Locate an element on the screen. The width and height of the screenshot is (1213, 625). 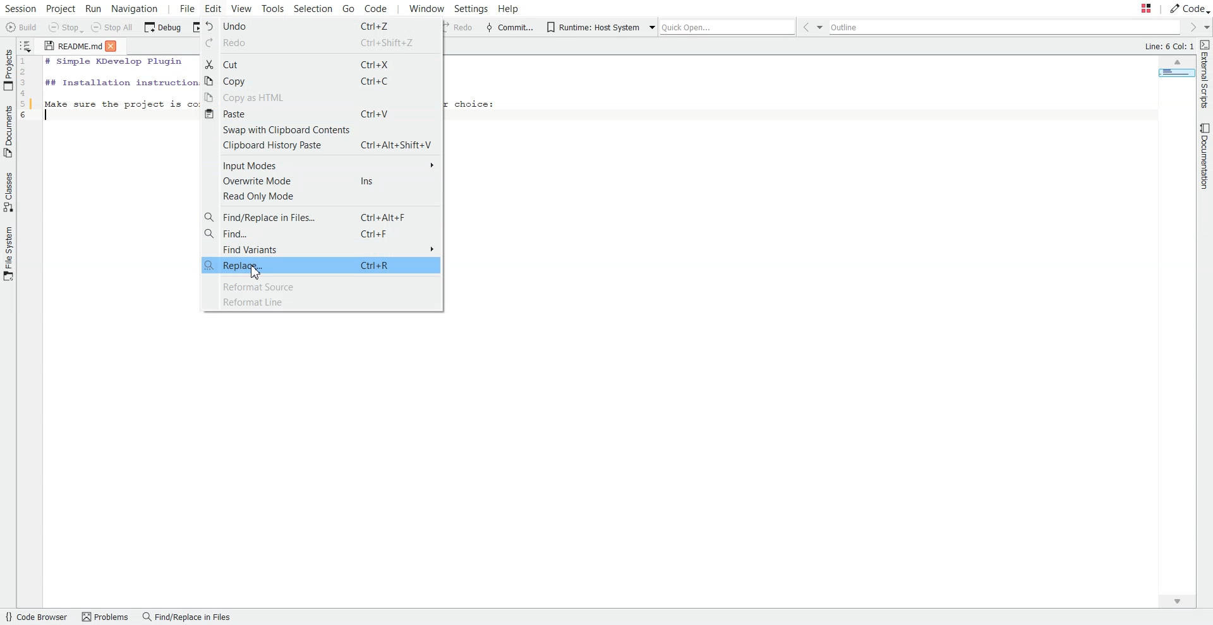
Text Cursor is located at coordinates (49, 116).